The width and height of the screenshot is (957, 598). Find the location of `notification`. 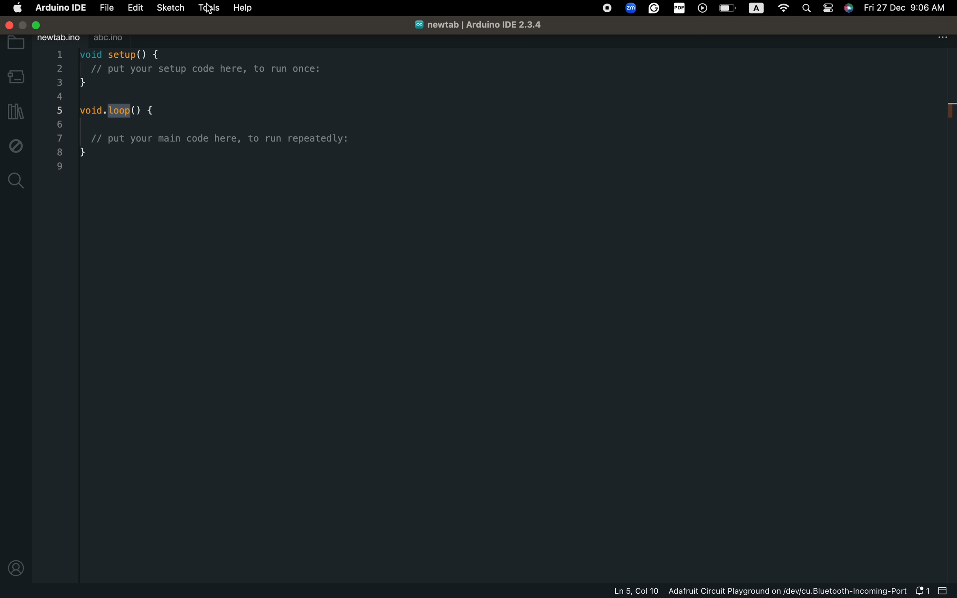

notification is located at coordinates (921, 590).